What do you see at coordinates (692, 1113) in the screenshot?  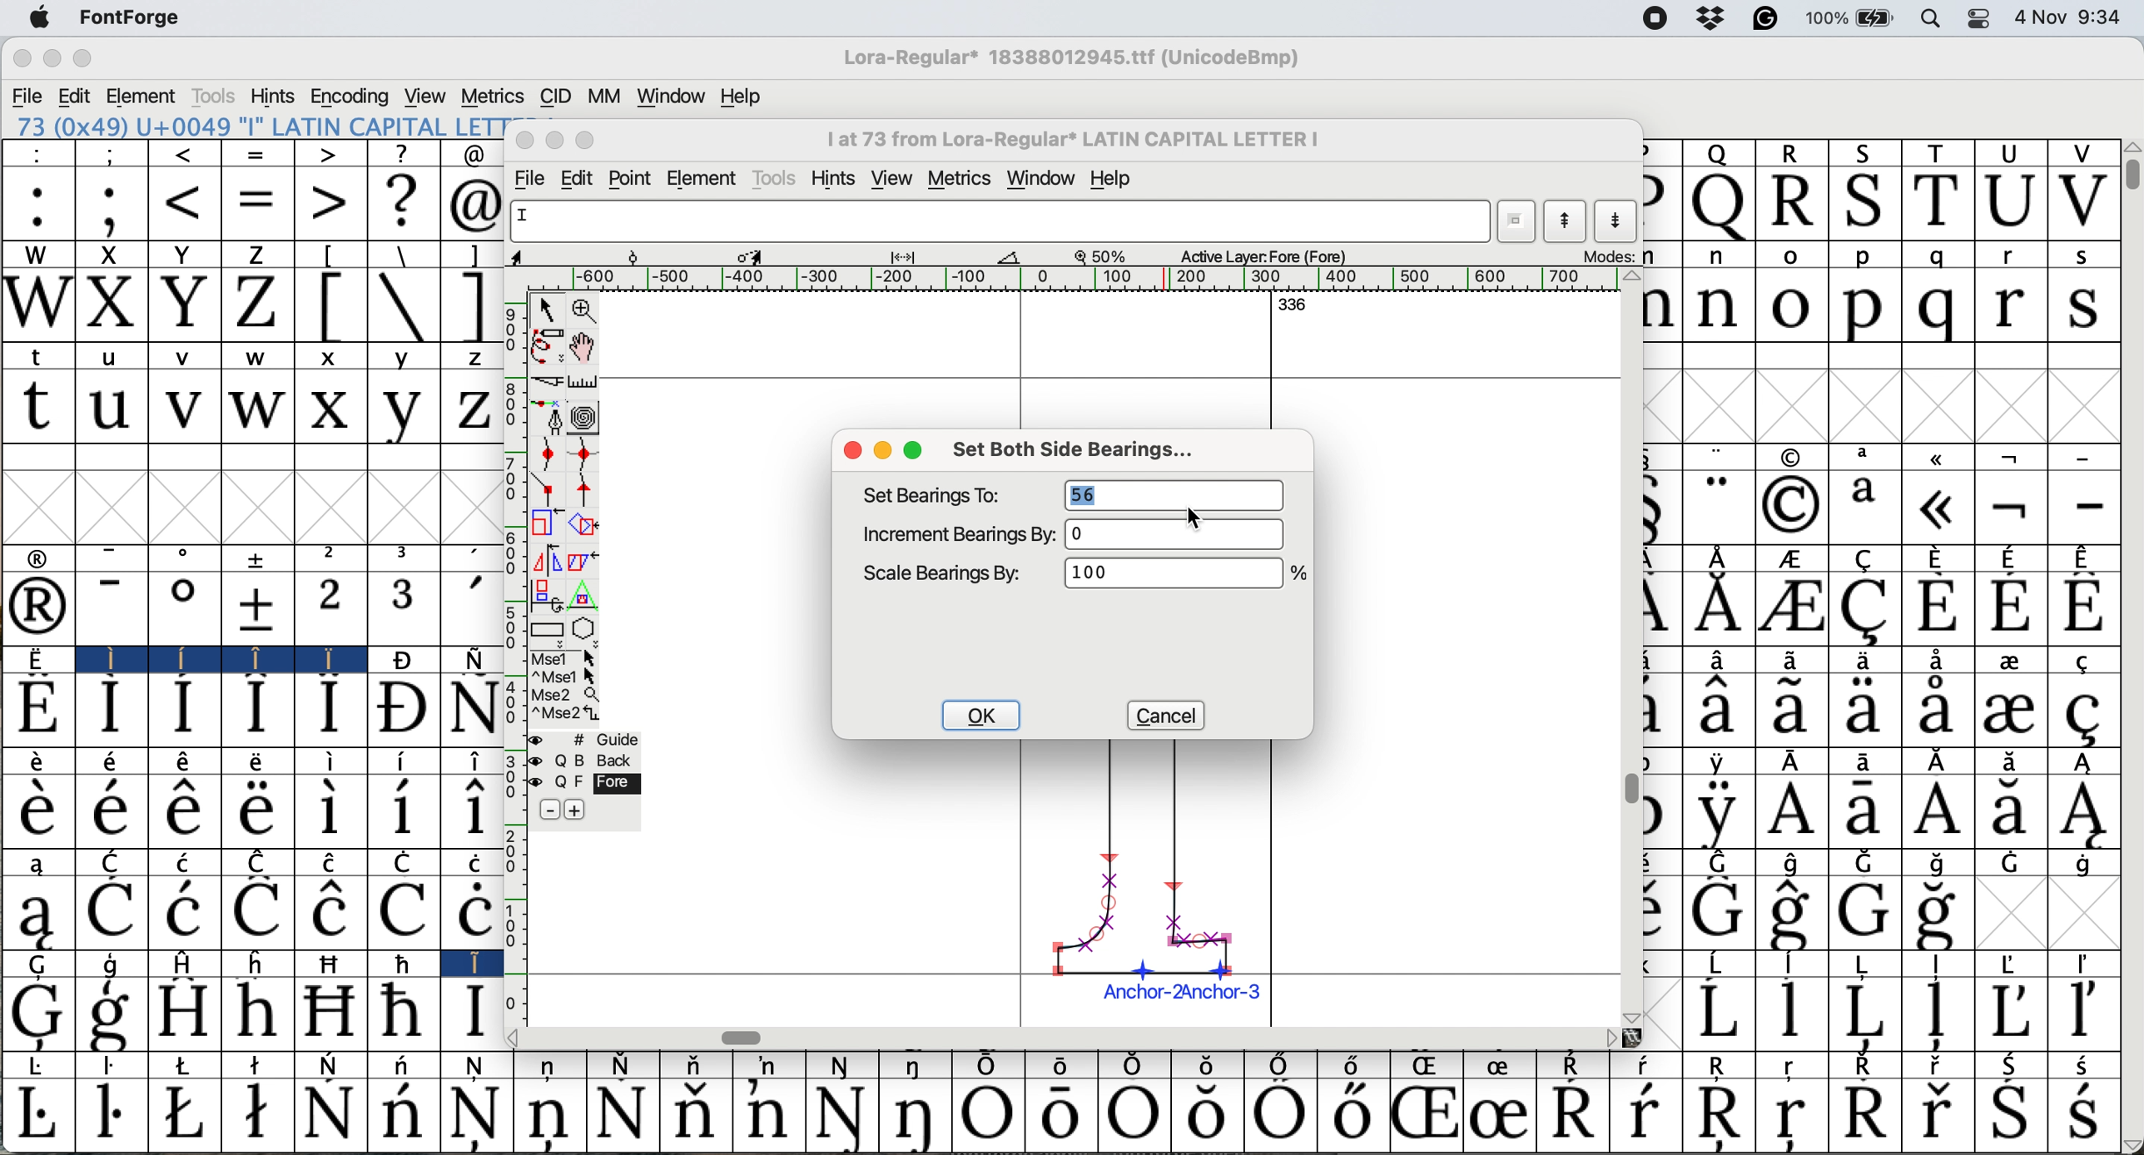 I see `Symbol` at bounding box center [692, 1113].